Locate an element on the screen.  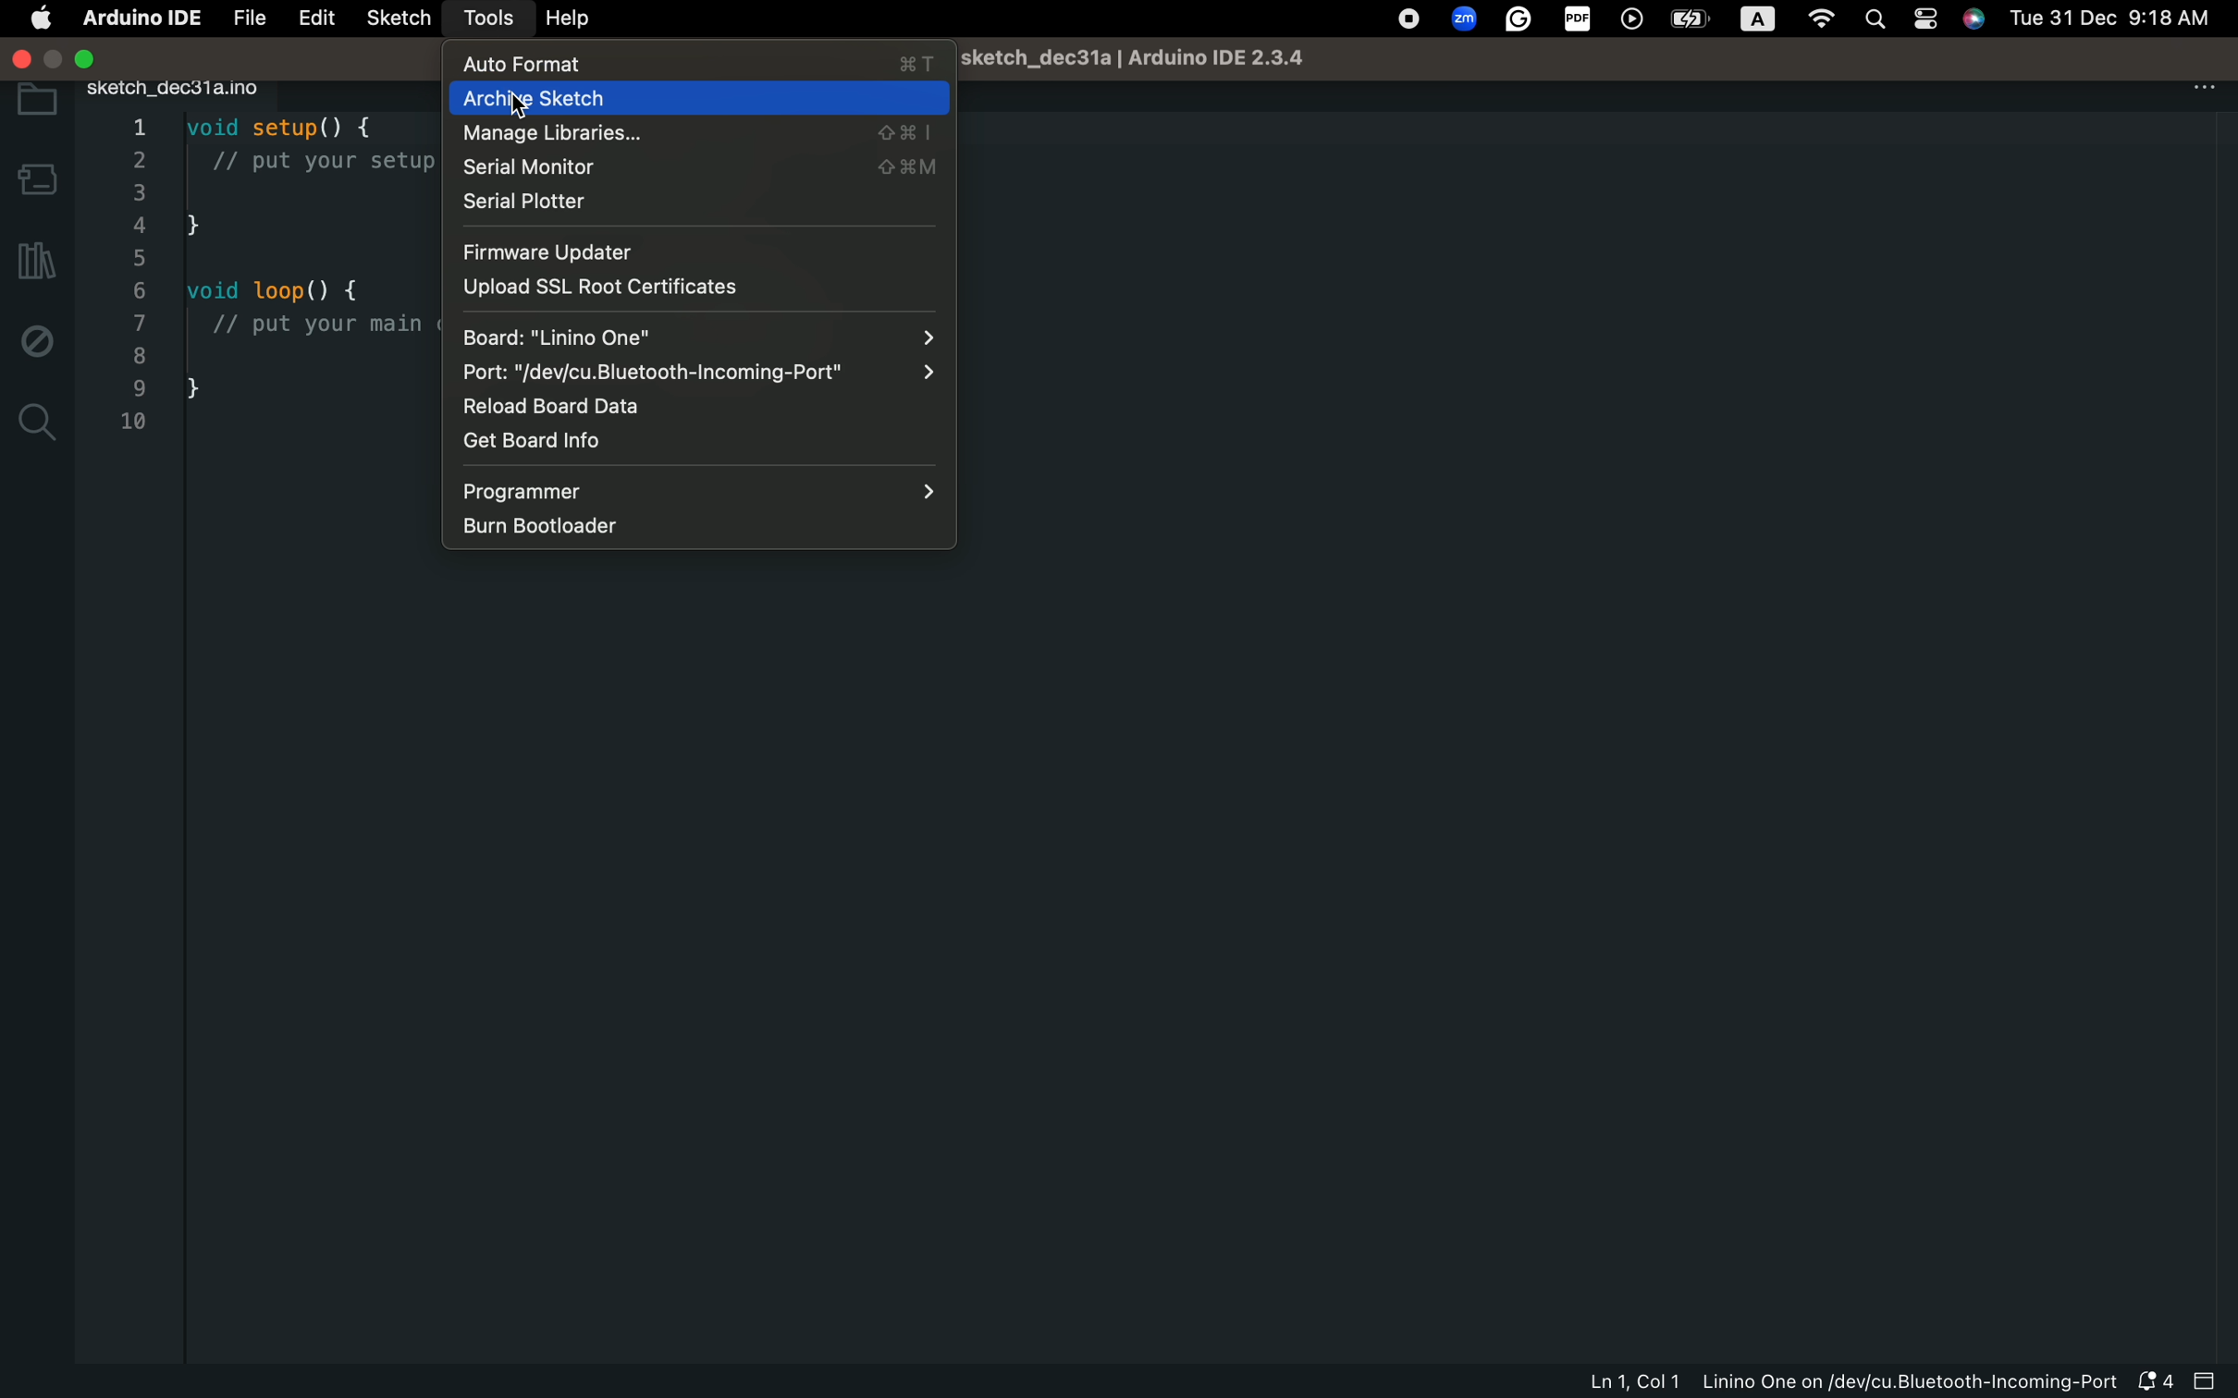
tools is located at coordinates (482, 19).